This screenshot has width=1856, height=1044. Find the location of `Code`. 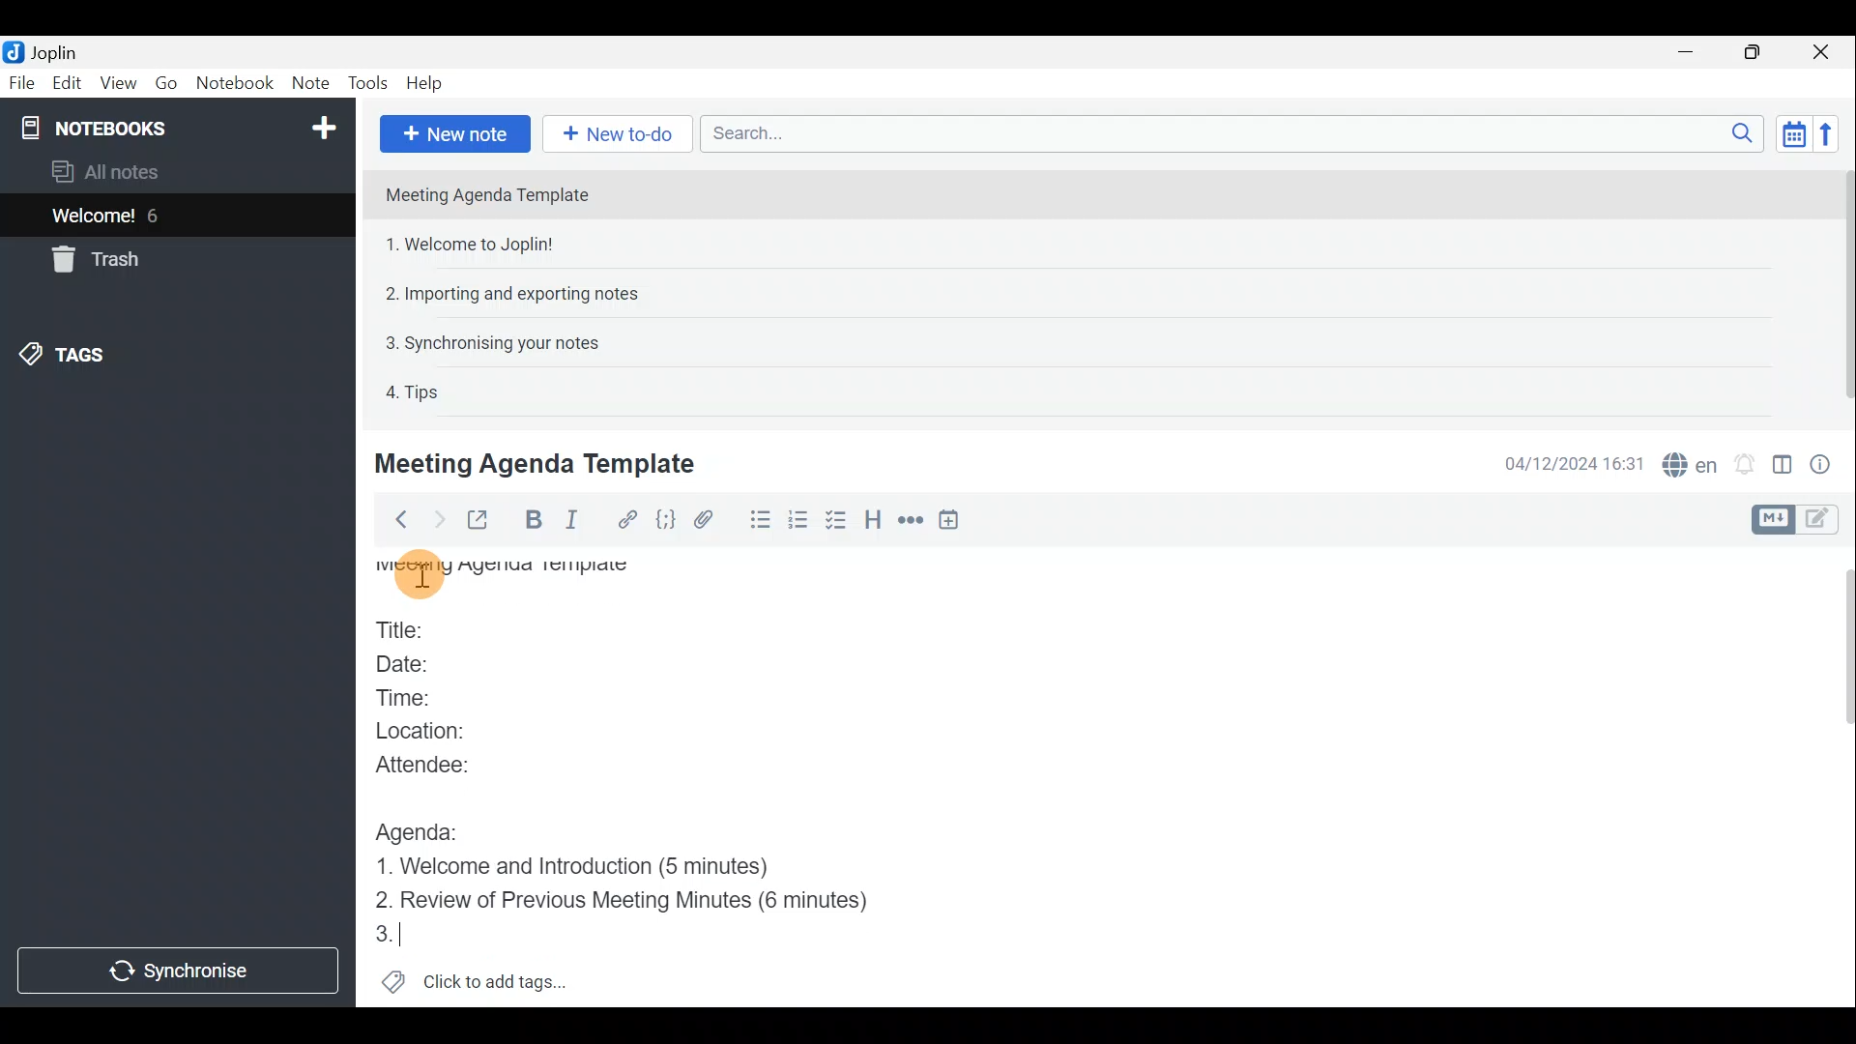

Code is located at coordinates (666, 521).